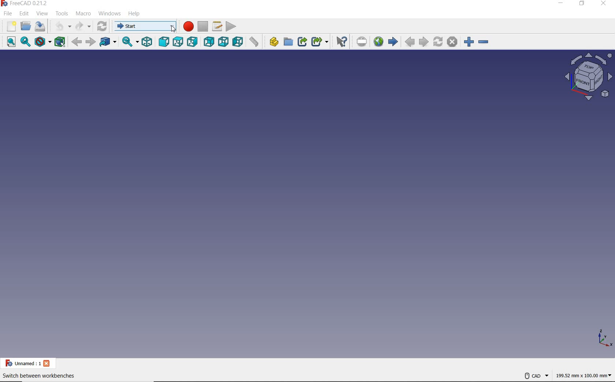  What do you see at coordinates (26, 42) in the screenshot?
I see `FIT SELECTION` at bounding box center [26, 42].